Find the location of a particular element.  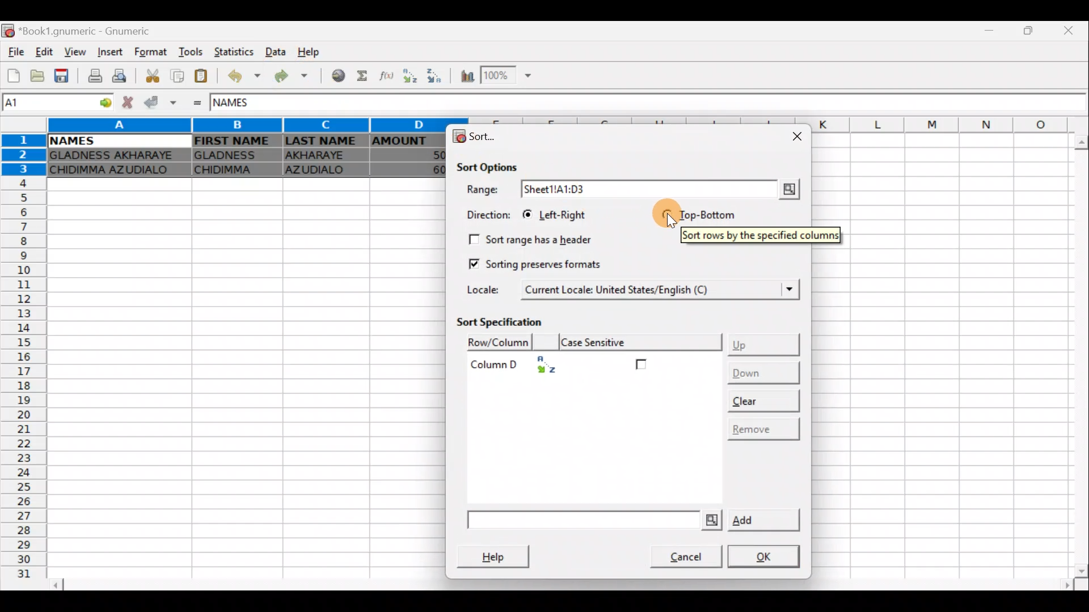

Open a file is located at coordinates (39, 75).